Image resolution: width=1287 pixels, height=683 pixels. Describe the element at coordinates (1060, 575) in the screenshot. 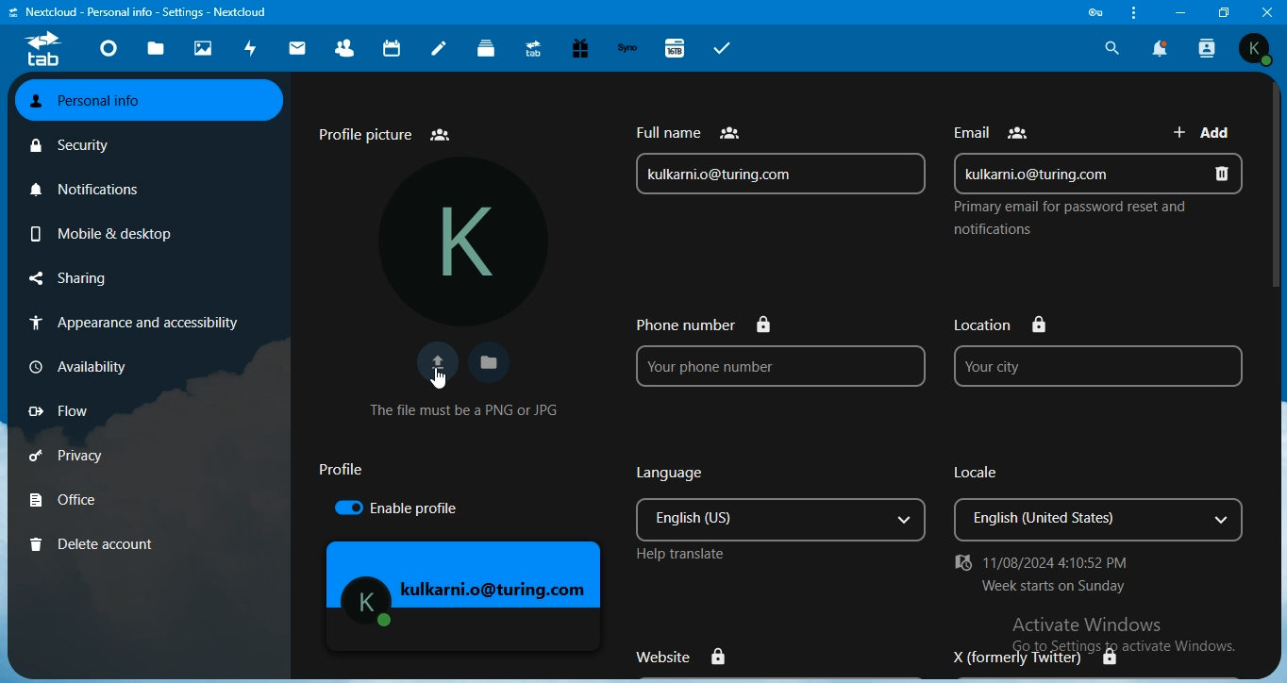

I see `text` at that location.